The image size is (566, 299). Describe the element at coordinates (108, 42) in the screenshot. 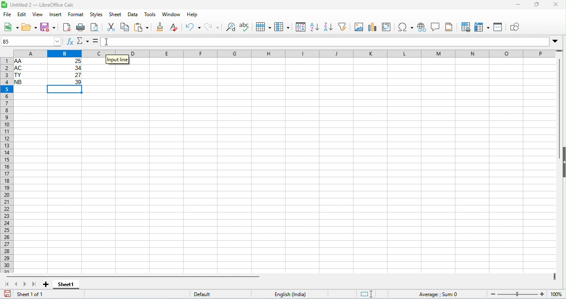

I see `cursor` at that location.